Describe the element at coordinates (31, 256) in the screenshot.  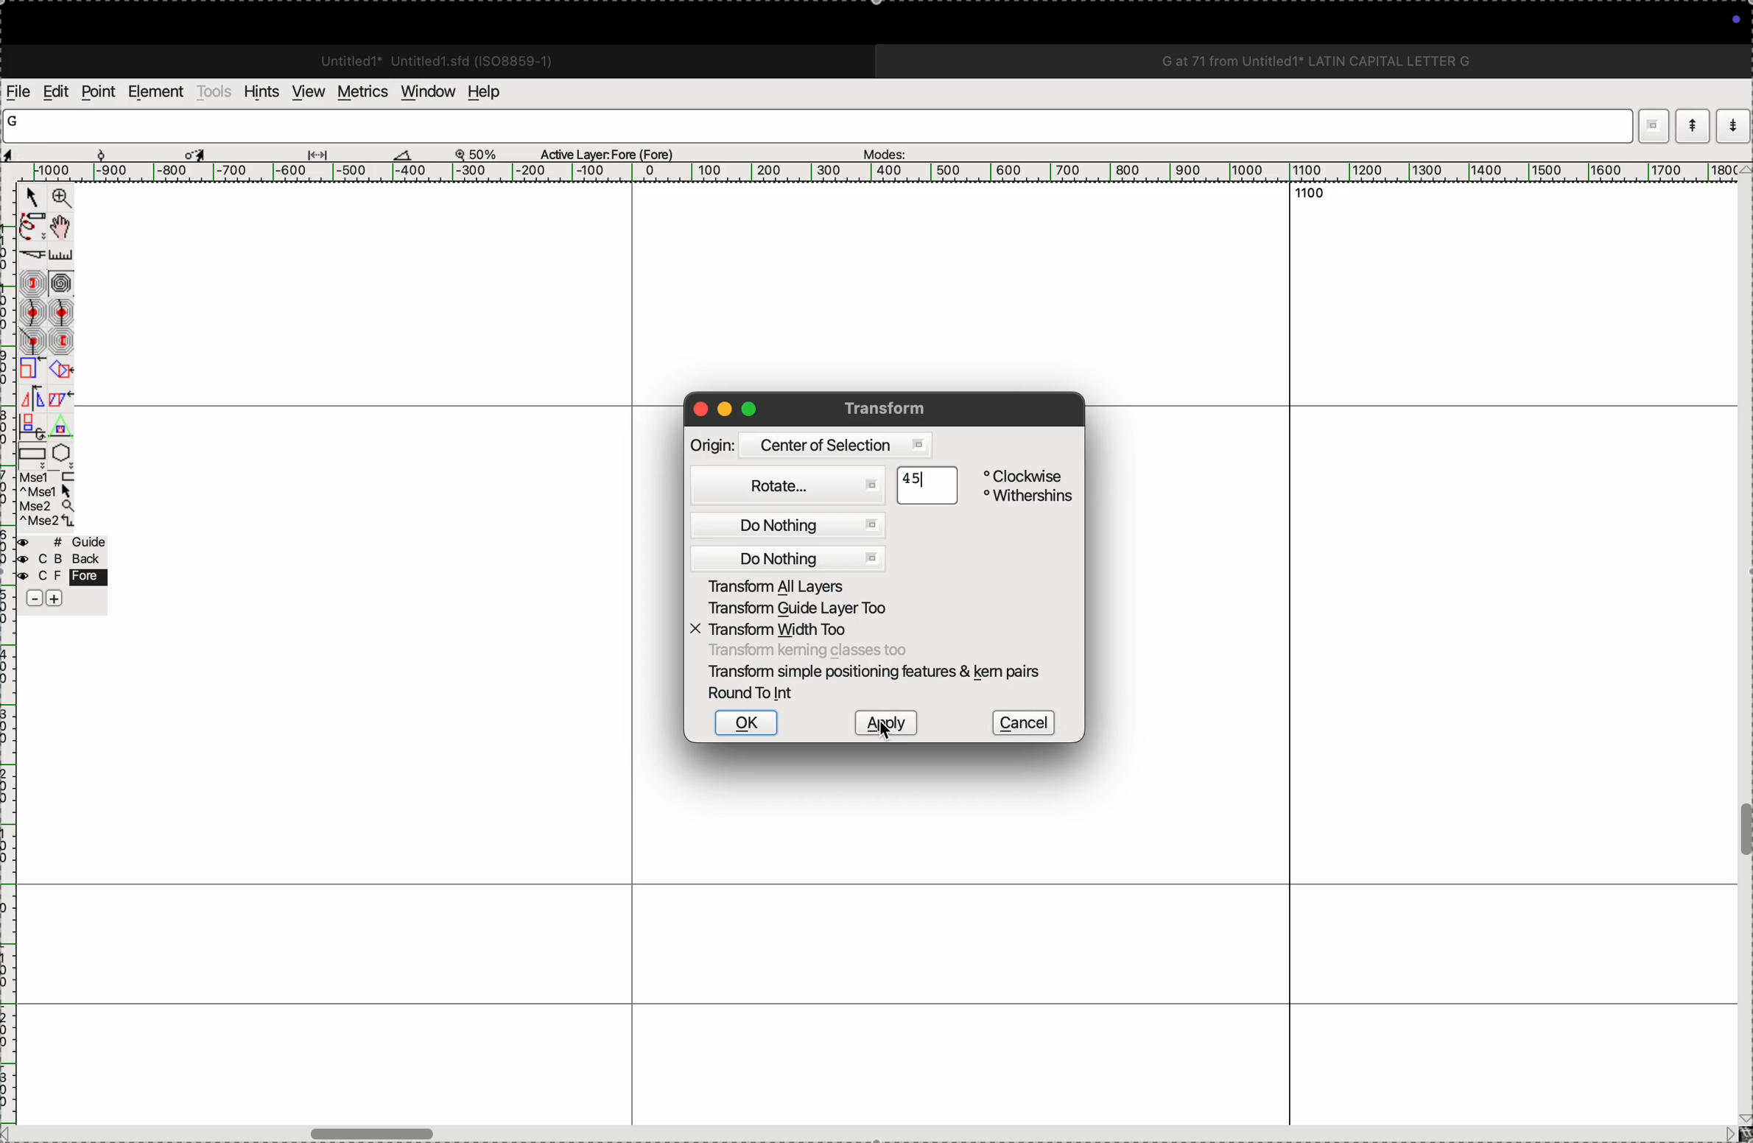
I see `knife` at that location.